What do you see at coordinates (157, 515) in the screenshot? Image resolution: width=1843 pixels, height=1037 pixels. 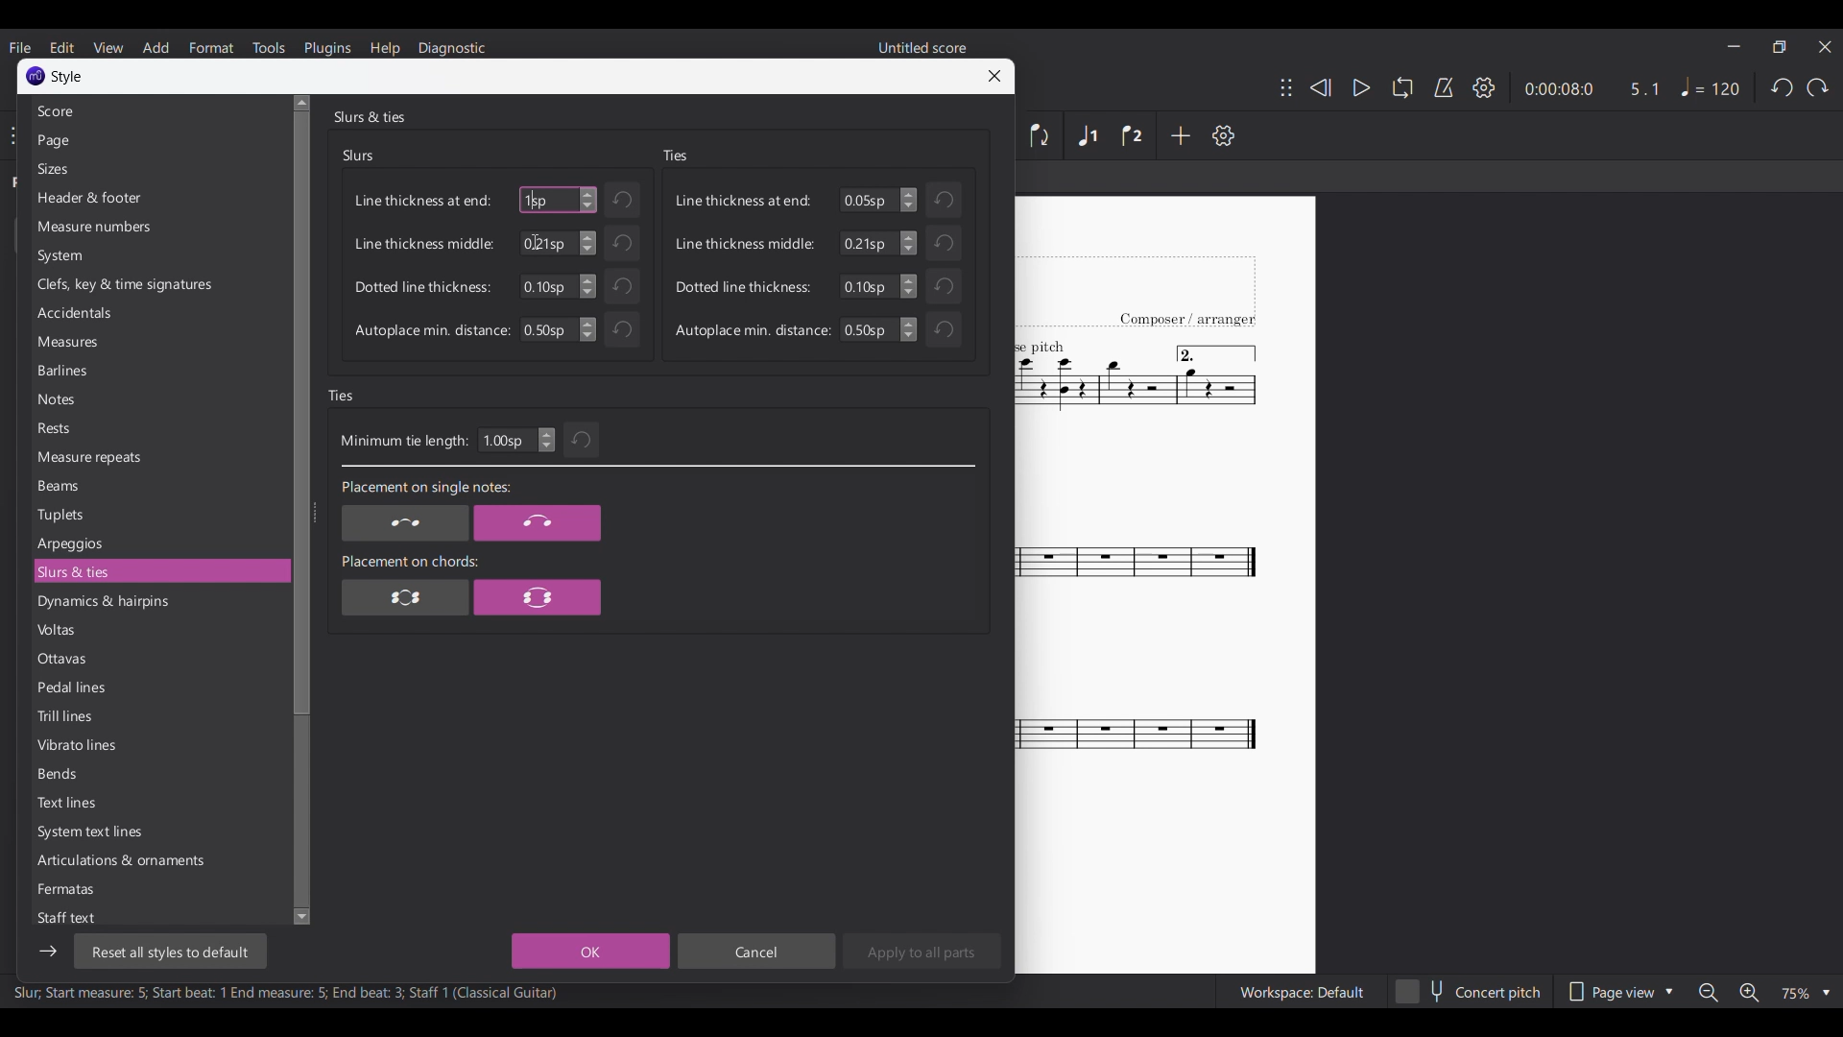 I see `Tuplets` at bounding box center [157, 515].